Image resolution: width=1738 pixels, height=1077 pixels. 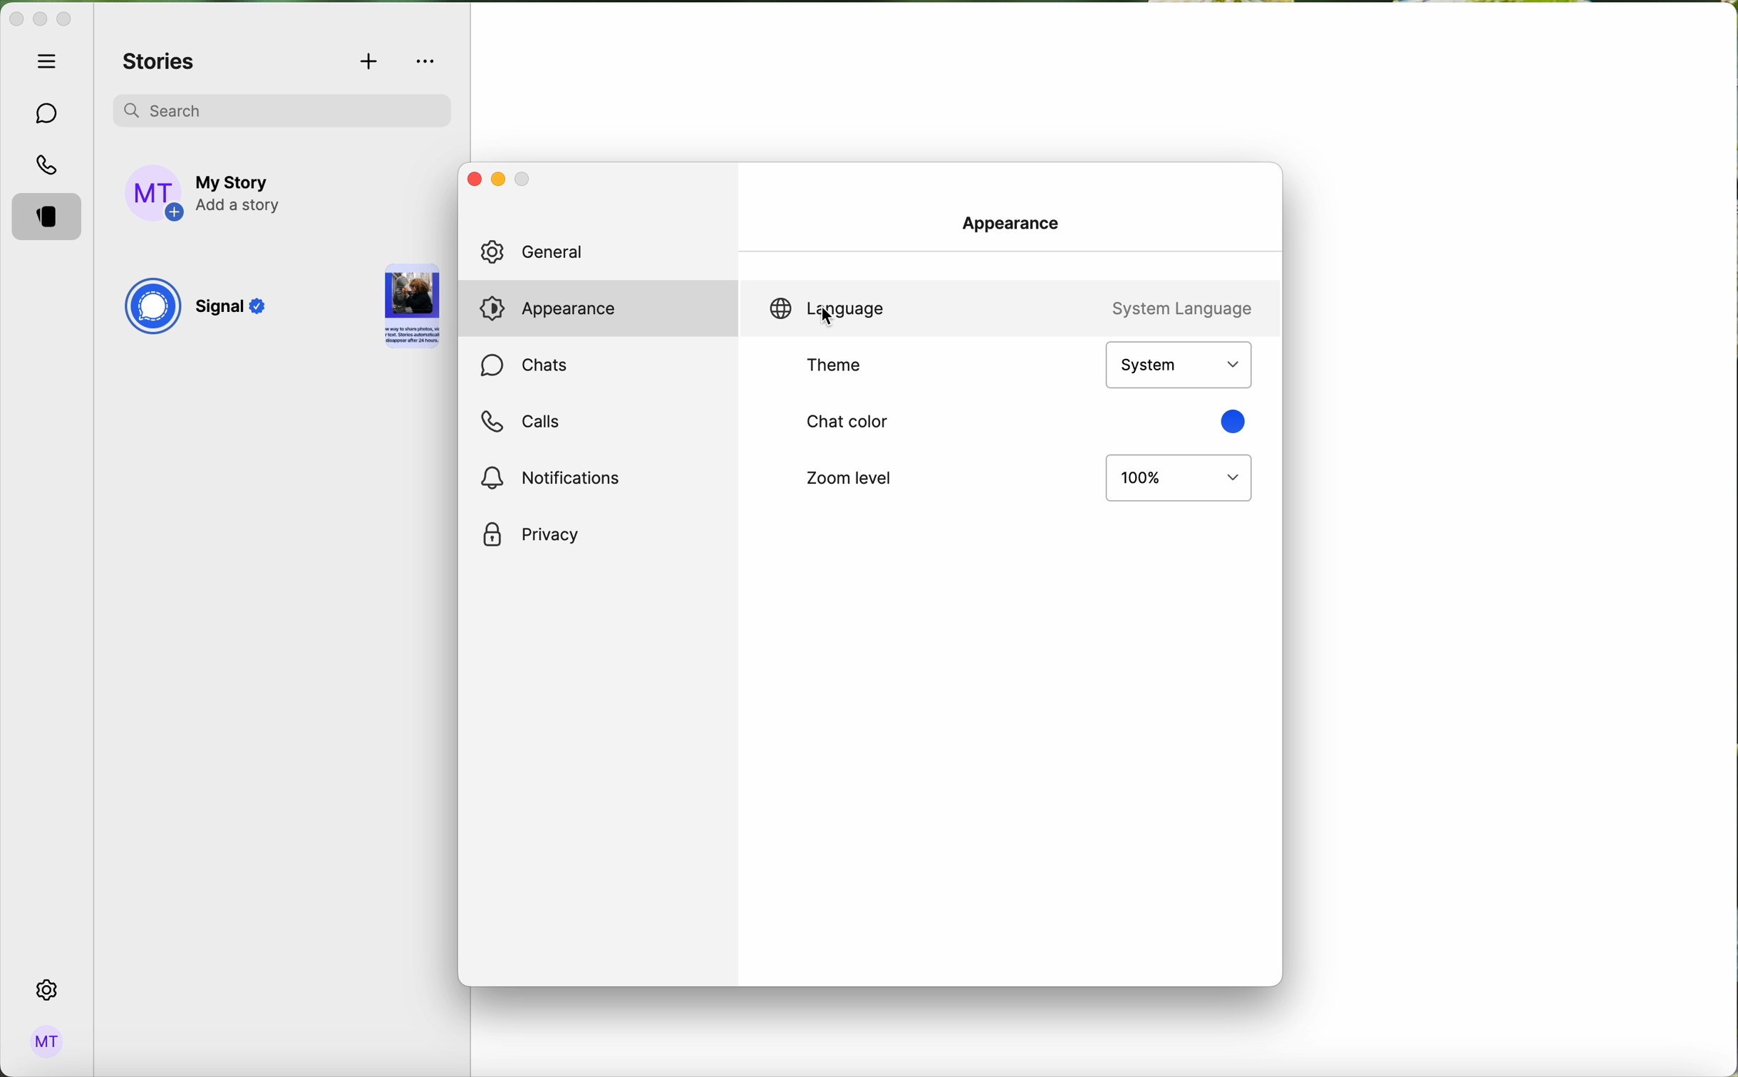 I want to click on stories, so click(x=160, y=63).